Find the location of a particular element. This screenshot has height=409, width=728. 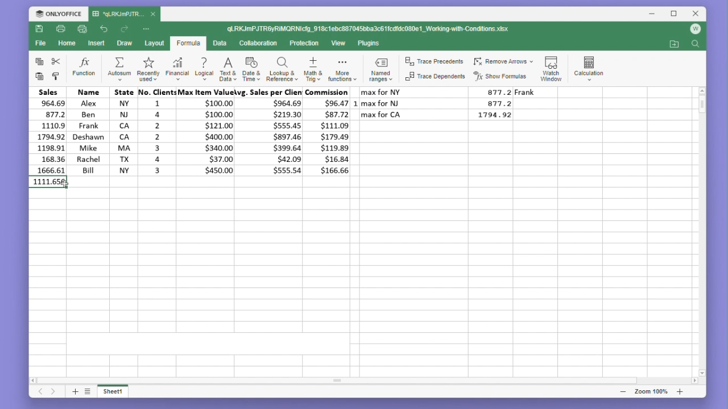

Minimise is located at coordinates (652, 14).